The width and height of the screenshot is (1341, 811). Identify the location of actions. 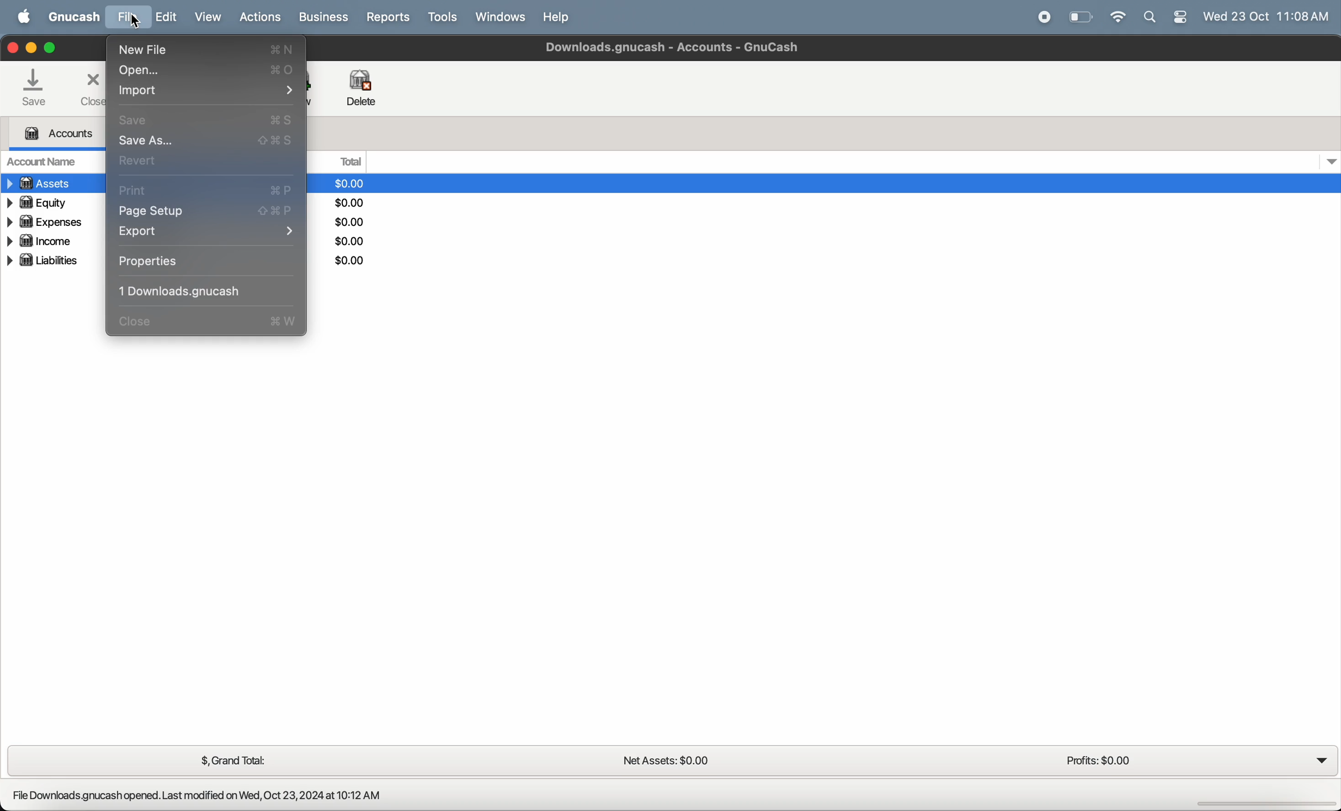
(256, 17).